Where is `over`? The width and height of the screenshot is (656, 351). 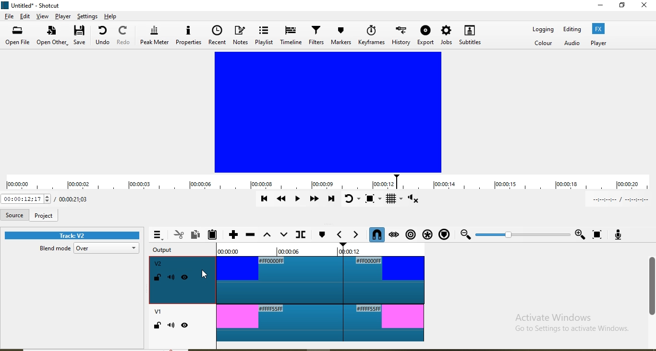
over is located at coordinates (108, 248).